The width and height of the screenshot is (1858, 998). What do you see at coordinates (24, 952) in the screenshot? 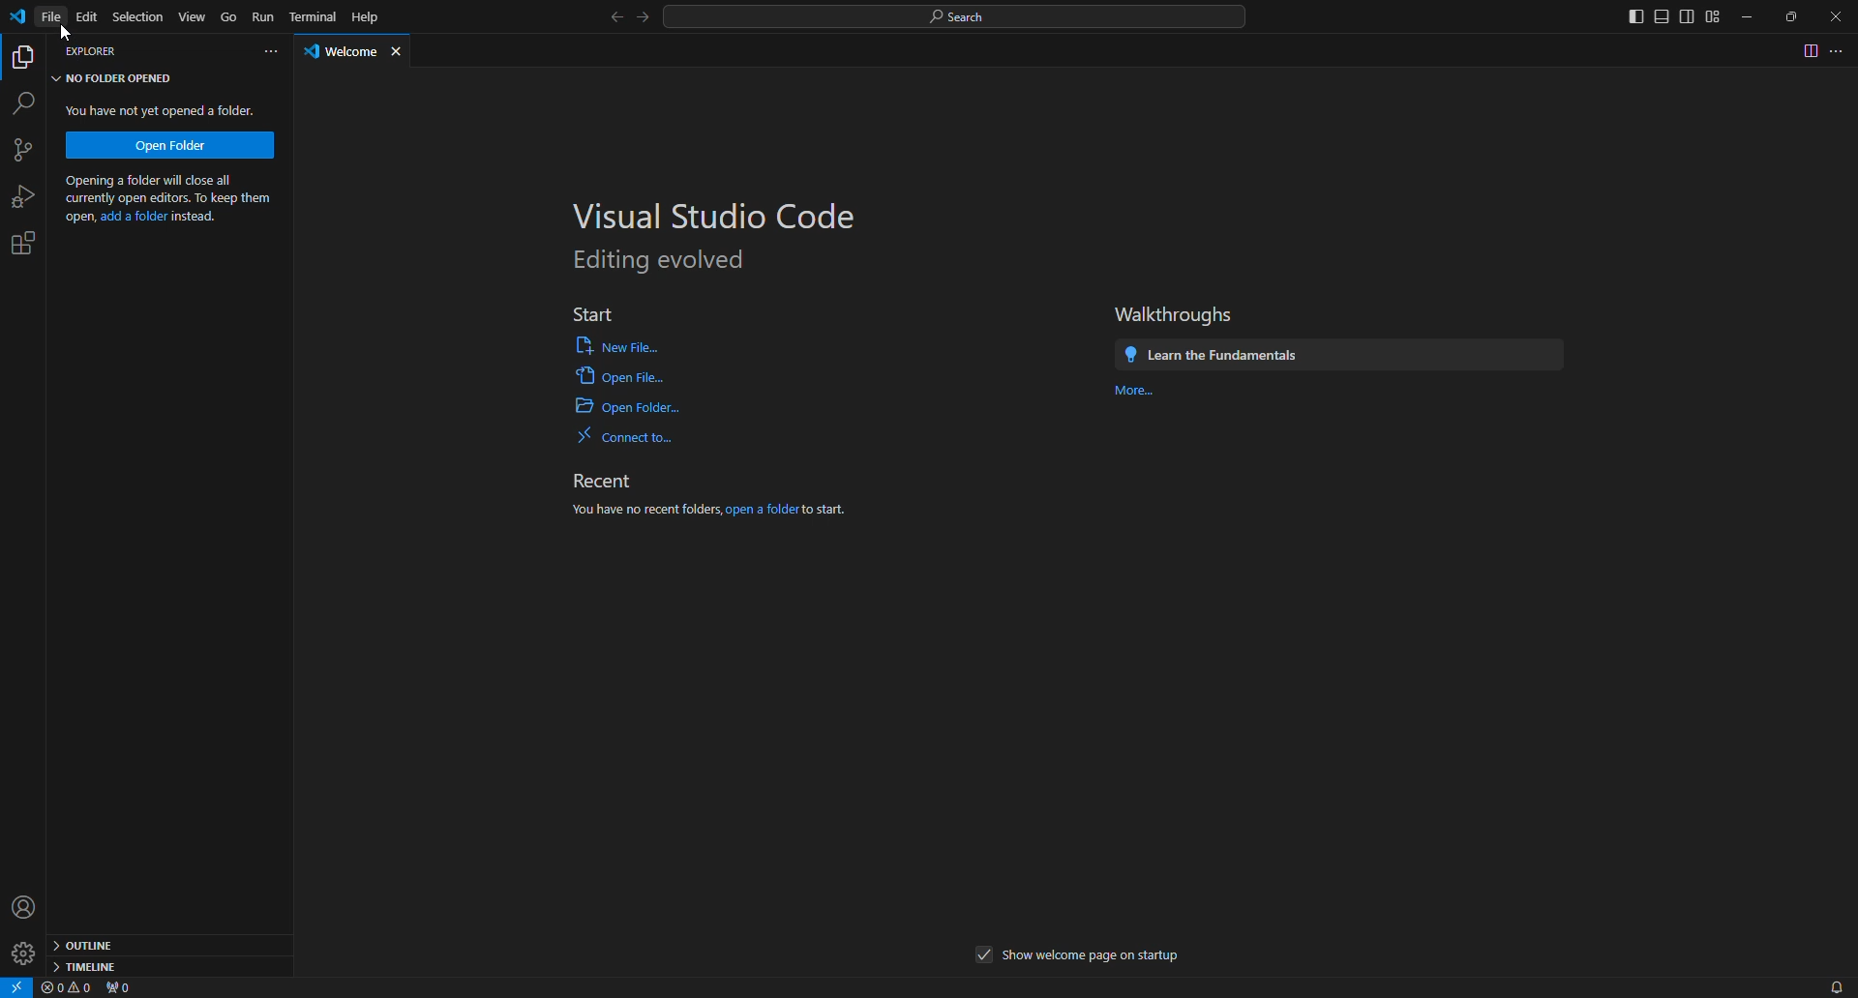
I see `manage` at bounding box center [24, 952].